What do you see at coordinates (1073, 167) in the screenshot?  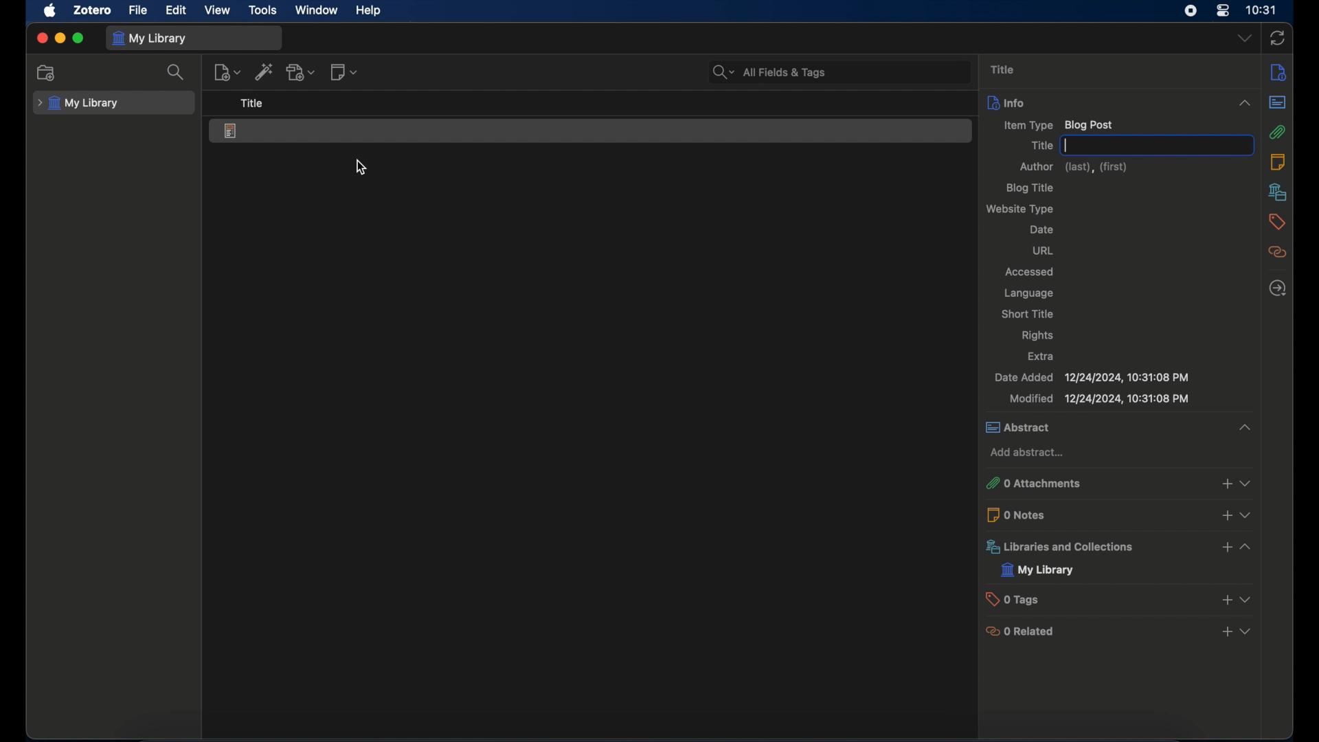 I see `author` at bounding box center [1073, 167].